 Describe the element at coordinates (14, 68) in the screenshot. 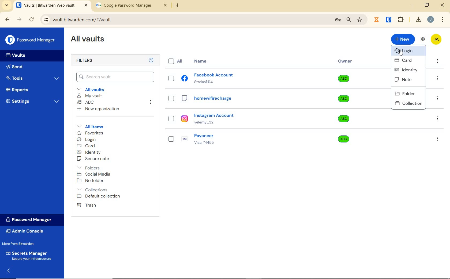

I see `Send` at that location.